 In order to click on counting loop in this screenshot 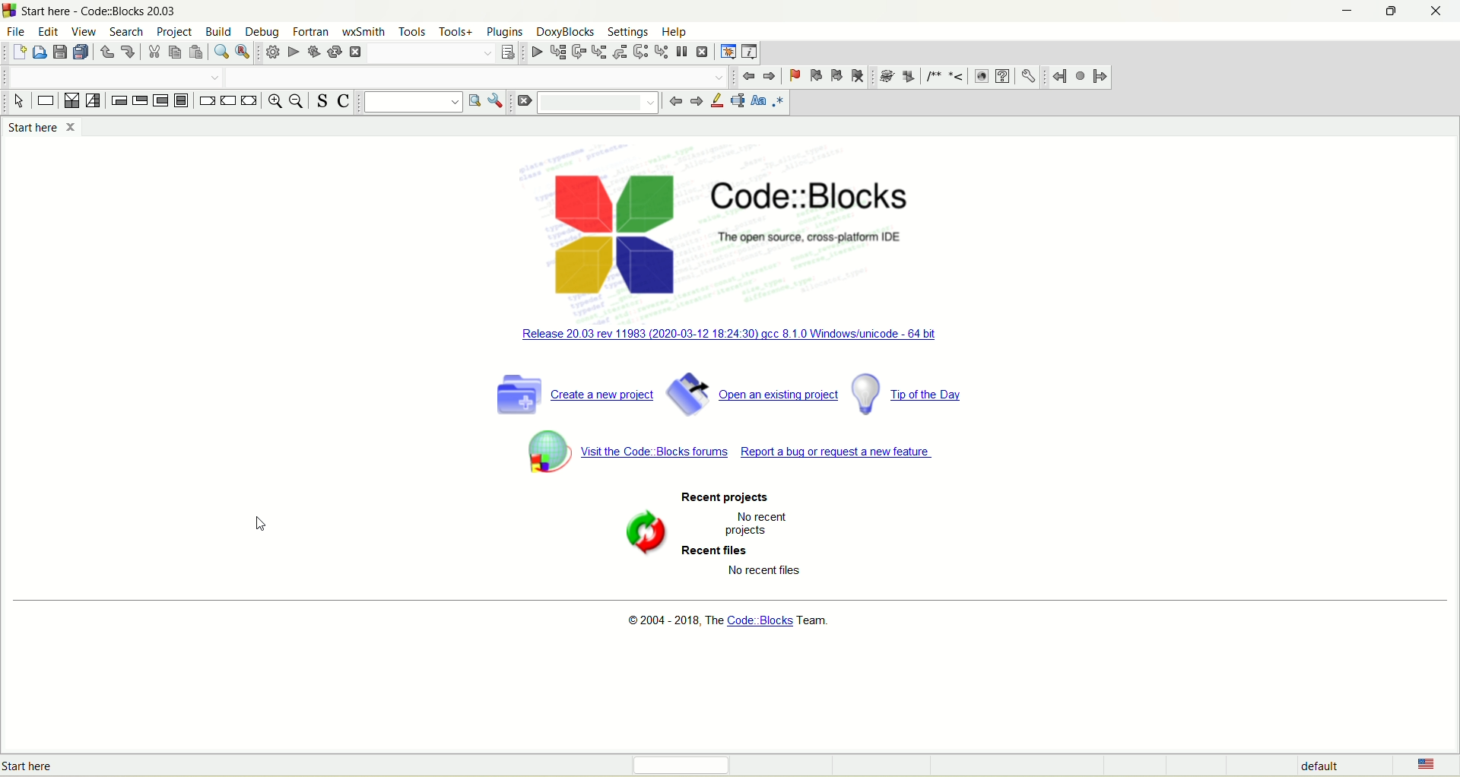, I will do `click(162, 100)`.